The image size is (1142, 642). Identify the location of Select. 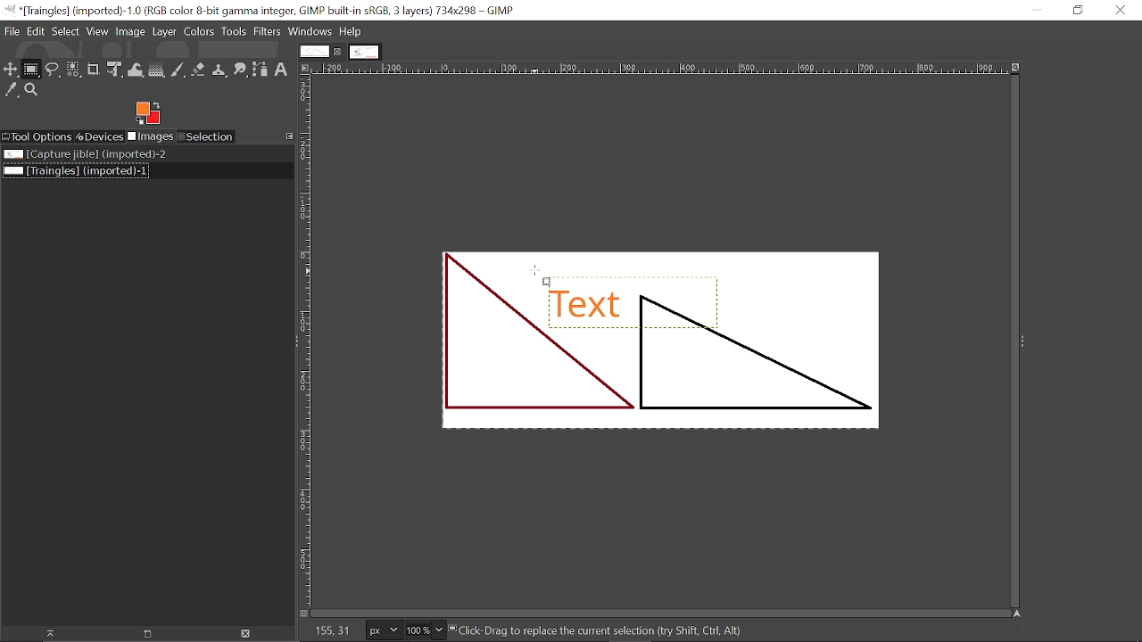
(65, 32).